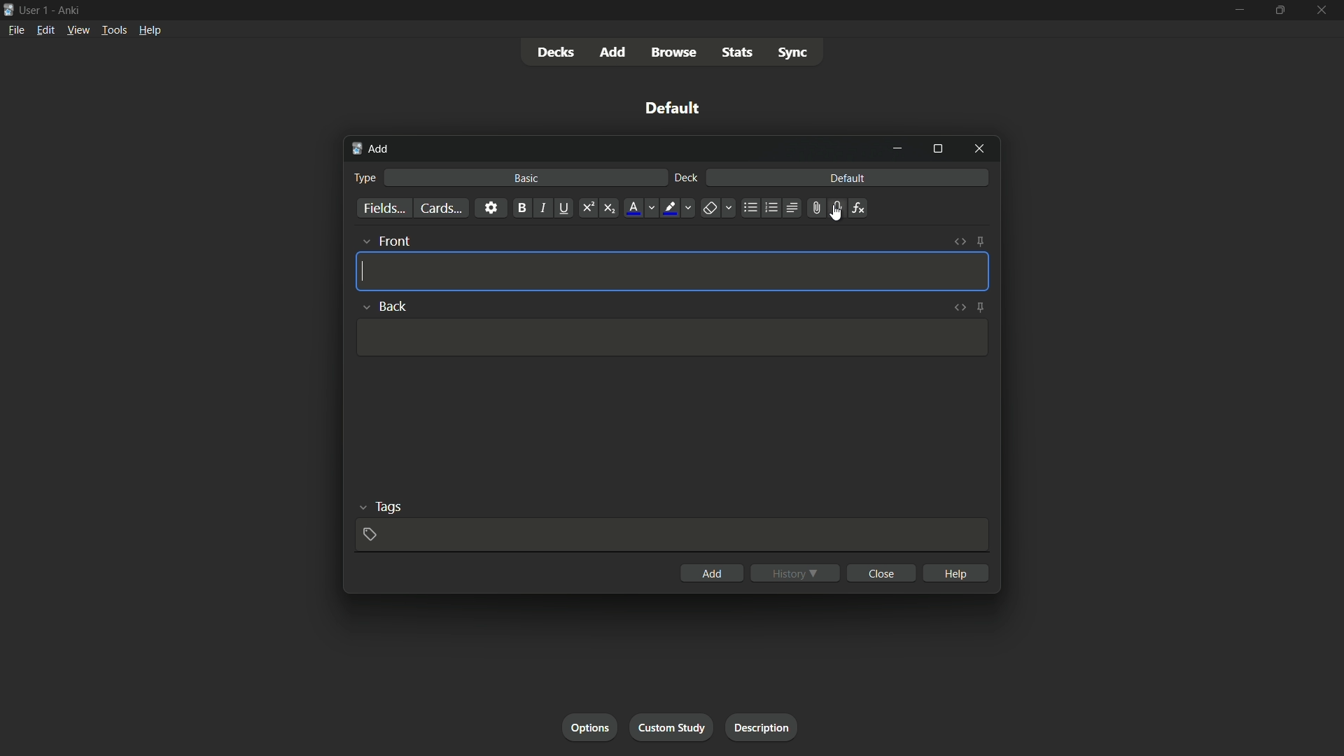 The width and height of the screenshot is (1344, 756). Describe the element at coordinates (526, 178) in the screenshot. I see `basic` at that location.